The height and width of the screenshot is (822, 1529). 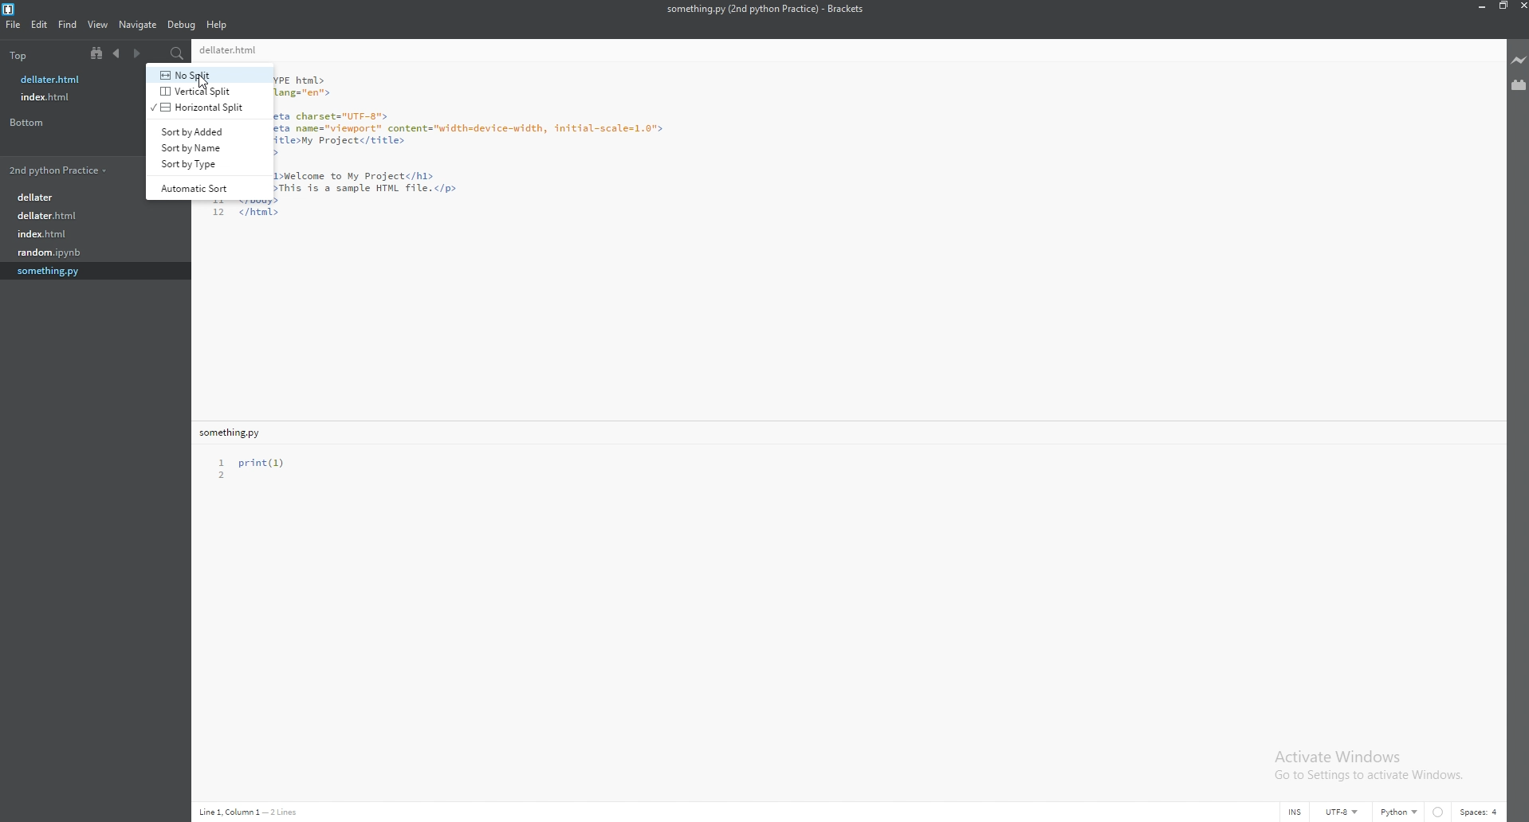 I want to click on navigate, so click(x=139, y=25).